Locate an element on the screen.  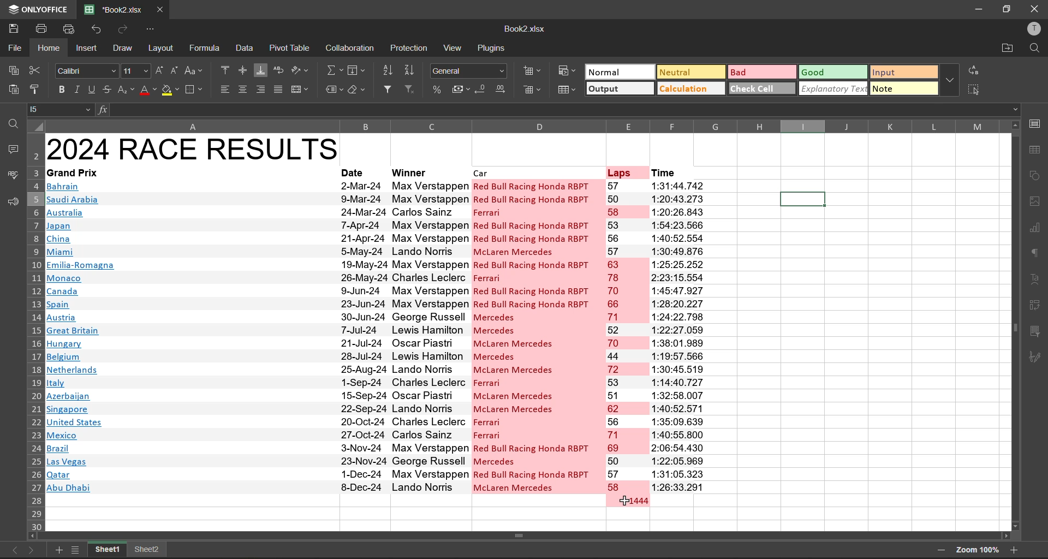
customize quick access toolbar is located at coordinates (153, 29).